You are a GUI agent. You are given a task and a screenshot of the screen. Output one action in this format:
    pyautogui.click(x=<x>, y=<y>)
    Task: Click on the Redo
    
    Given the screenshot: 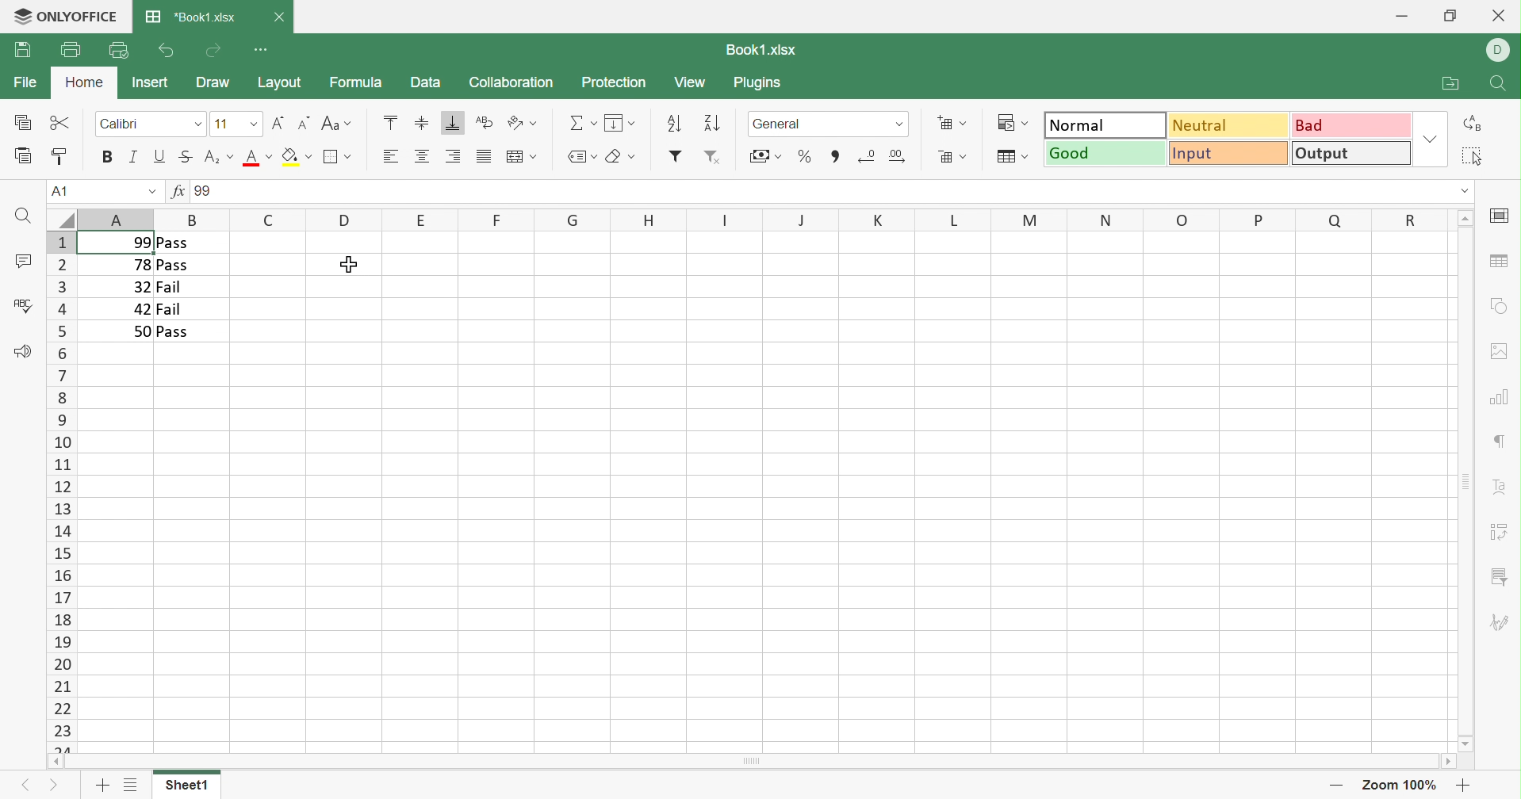 What is the action you would take?
    pyautogui.click(x=213, y=51)
    